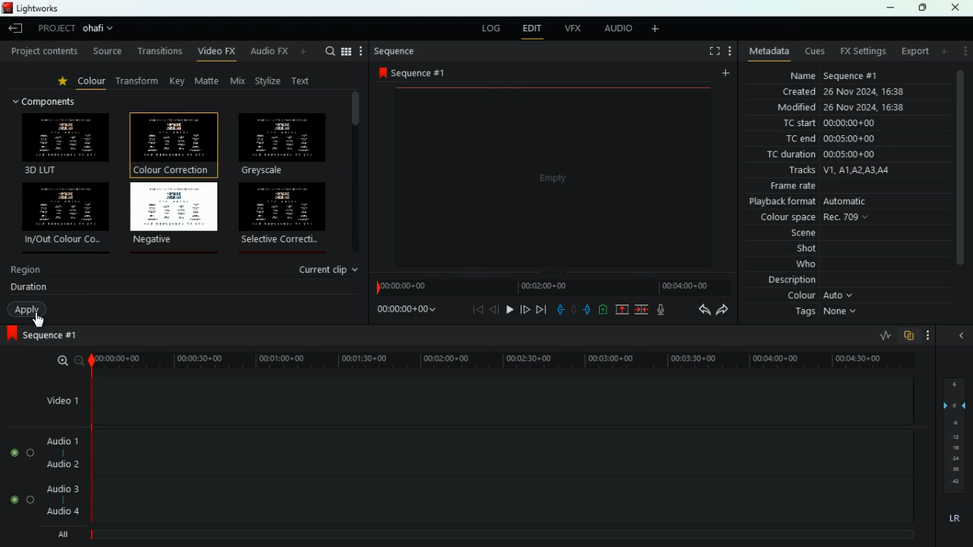 Image resolution: width=973 pixels, height=547 pixels. What do you see at coordinates (281, 144) in the screenshot?
I see `greyscale` at bounding box center [281, 144].